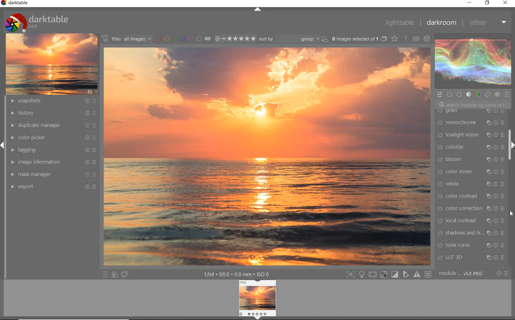 This screenshot has width=515, height=320. Describe the element at coordinates (257, 300) in the screenshot. I see `IMAGE PREVIEW` at that location.